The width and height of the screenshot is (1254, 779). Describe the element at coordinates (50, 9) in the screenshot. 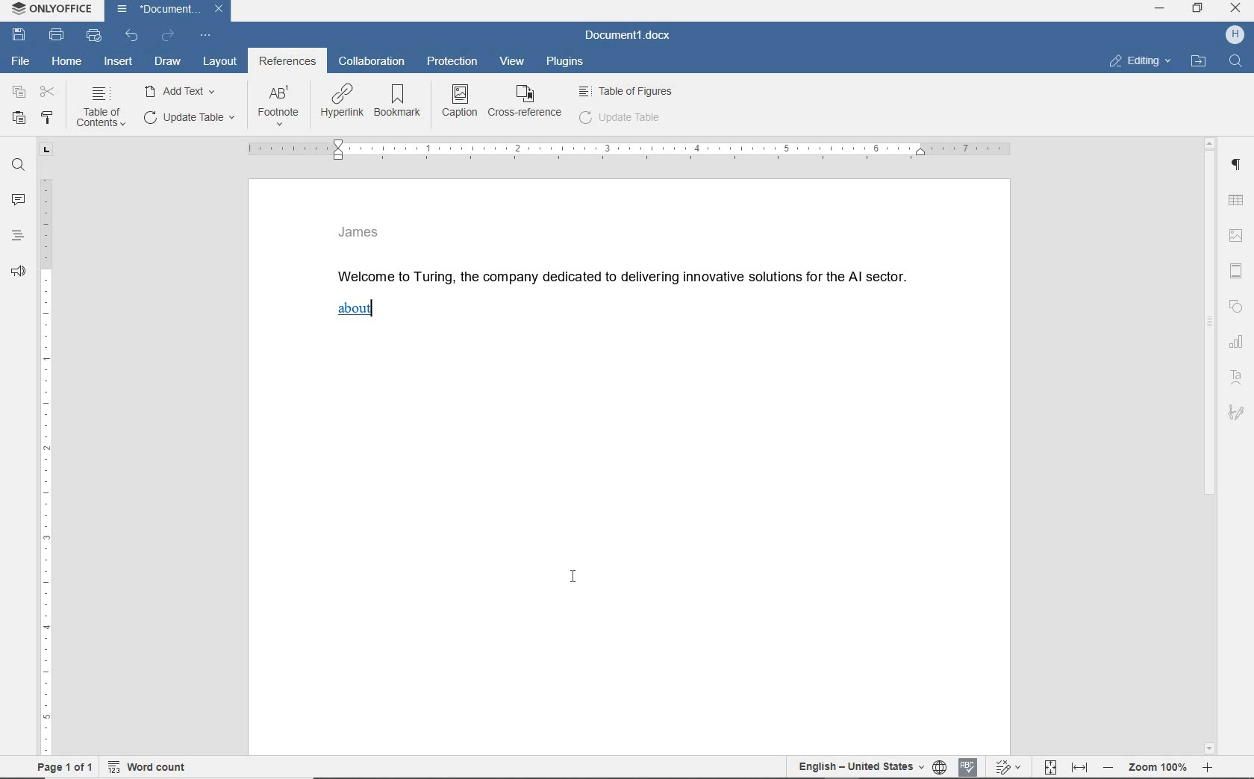

I see `ONLYOFFICE` at that location.